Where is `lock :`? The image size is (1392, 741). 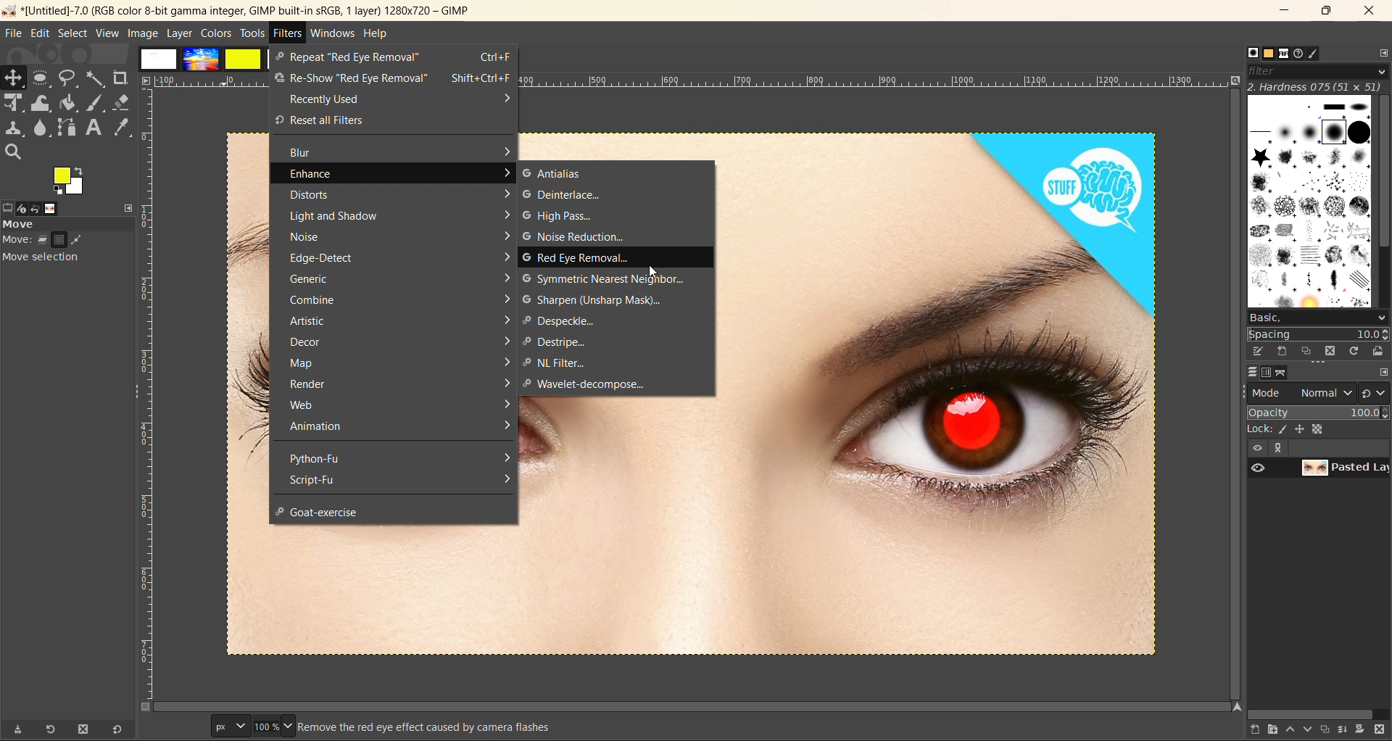
lock : is located at coordinates (1257, 429).